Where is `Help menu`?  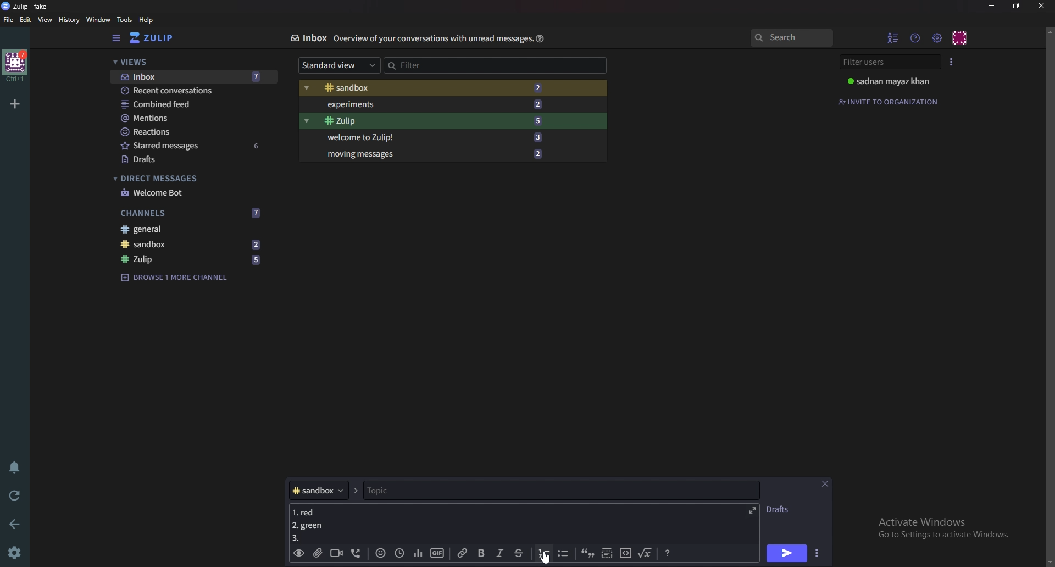
Help menu is located at coordinates (917, 37).